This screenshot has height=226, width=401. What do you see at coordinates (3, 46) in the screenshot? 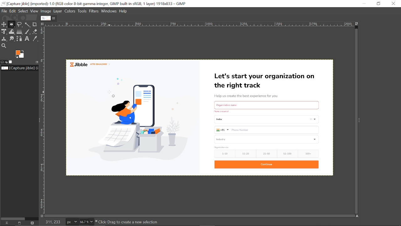
I see `Zoom tool` at bounding box center [3, 46].